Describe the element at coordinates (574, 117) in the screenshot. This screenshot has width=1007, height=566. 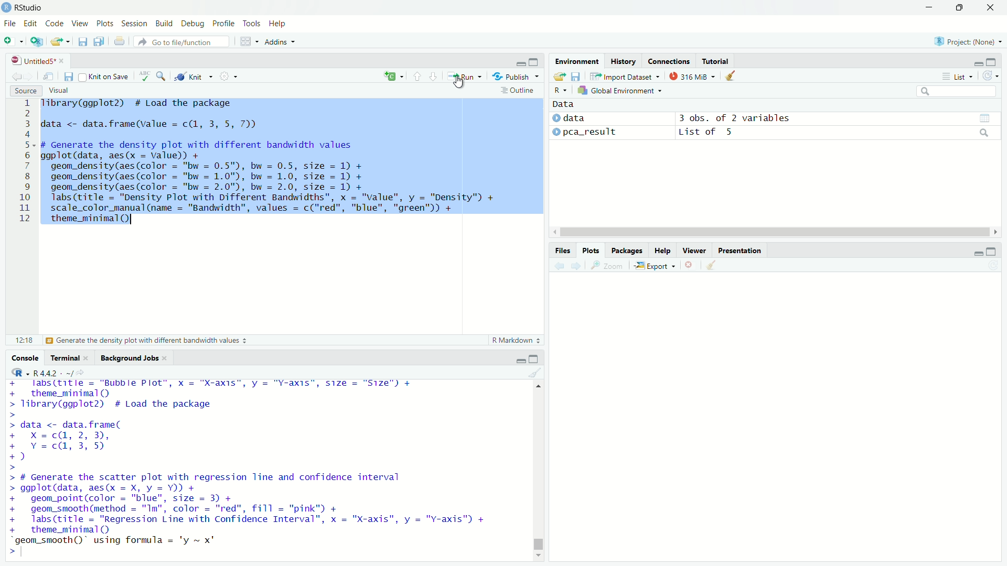
I see `data` at that location.